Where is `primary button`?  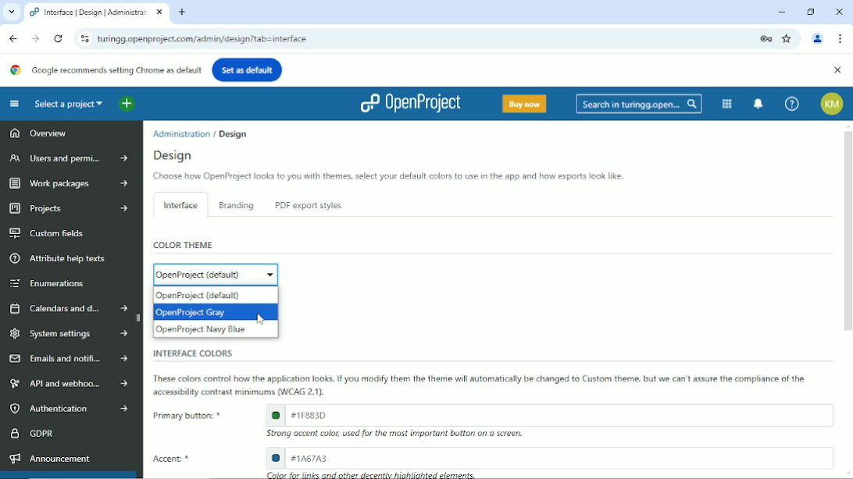
primary button is located at coordinates (548, 414).